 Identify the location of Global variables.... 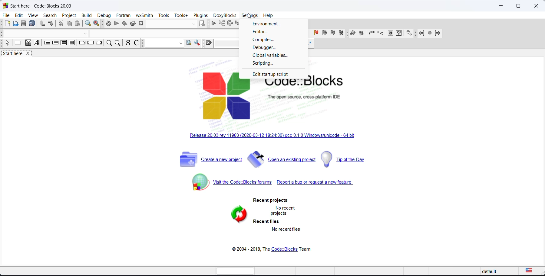
(271, 56).